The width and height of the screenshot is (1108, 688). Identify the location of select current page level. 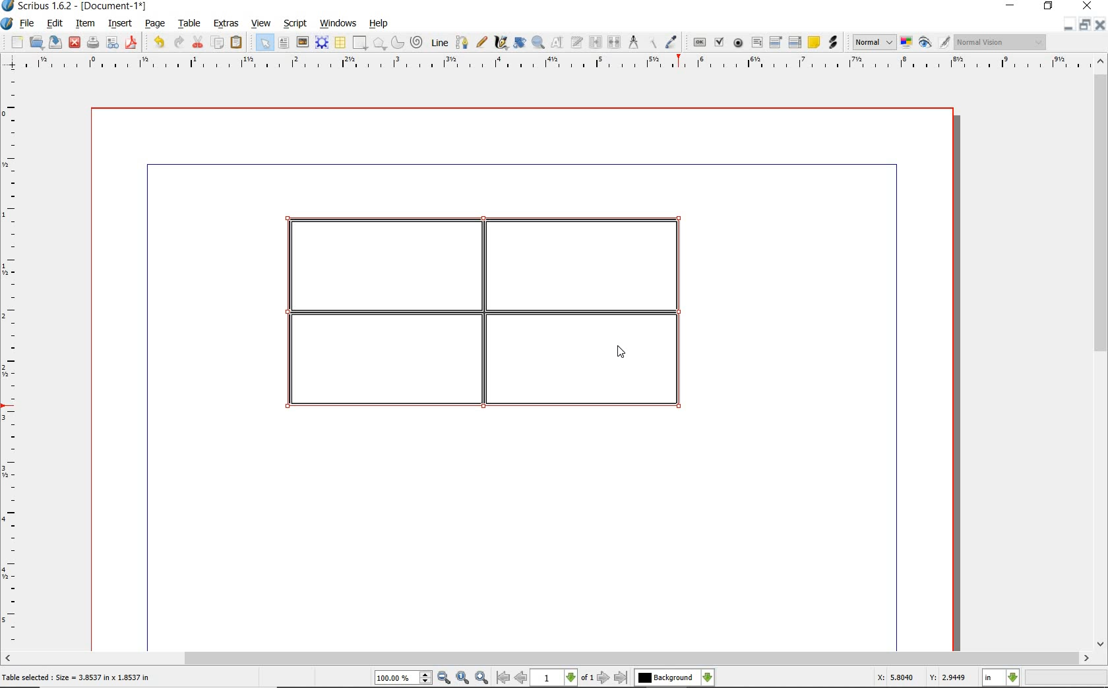
(563, 677).